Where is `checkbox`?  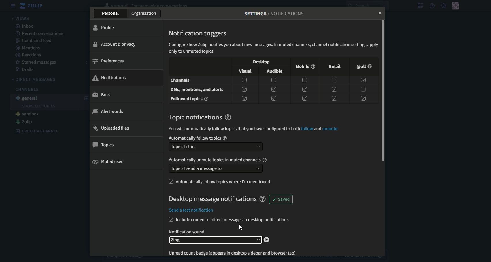
checkbox is located at coordinates (304, 89).